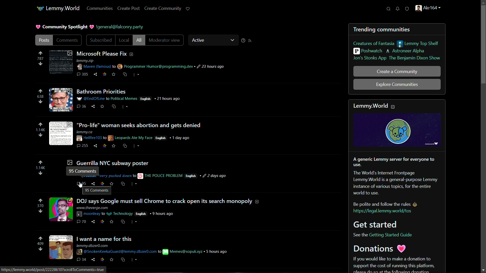  What do you see at coordinates (61, 61) in the screenshot?
I see `post image` at bounding box center [61, 61].